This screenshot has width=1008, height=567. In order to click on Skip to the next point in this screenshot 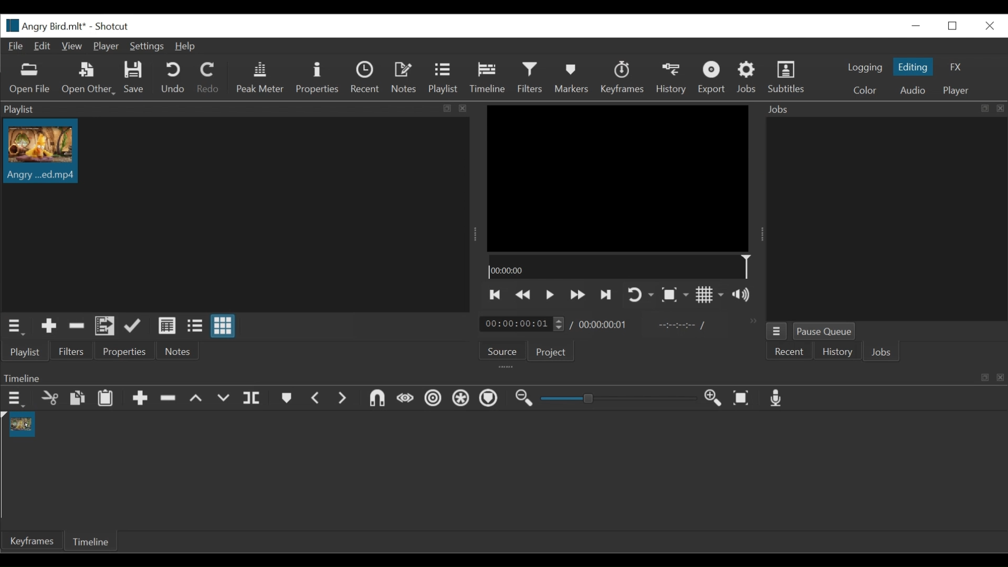, I will do `click(606, 295)`.